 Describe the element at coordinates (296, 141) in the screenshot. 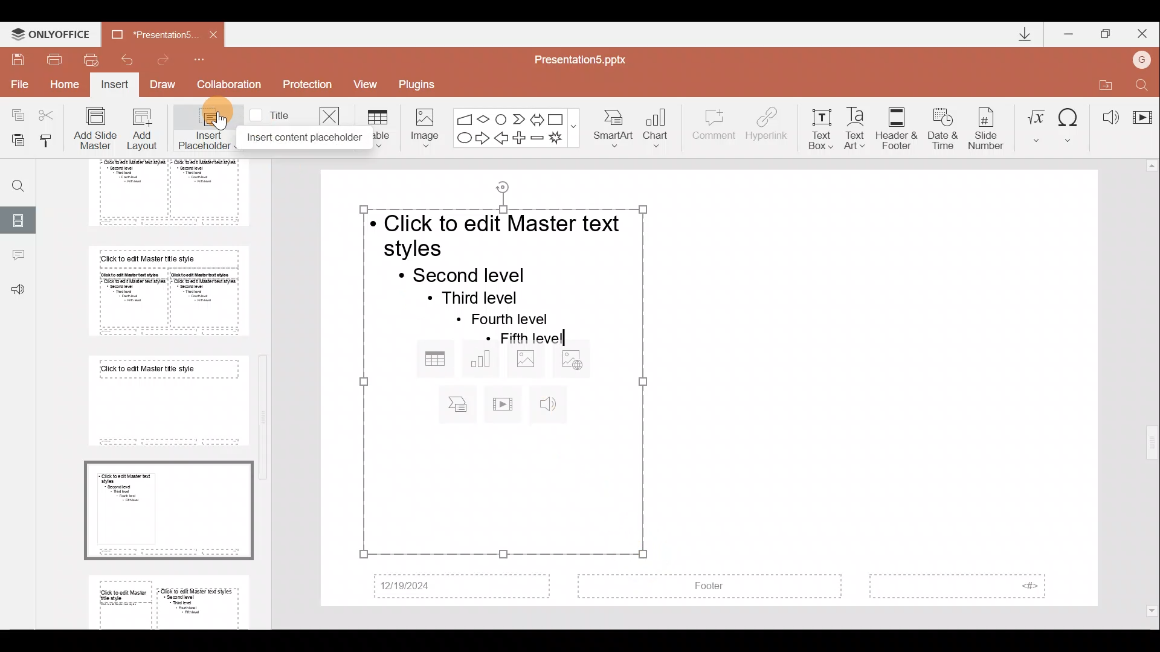

I see `Insert content placeholder` at that location.